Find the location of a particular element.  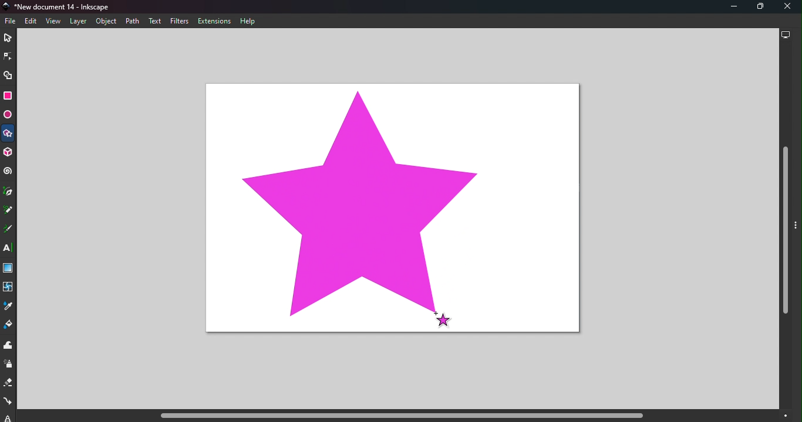

Filters is located at coordinates (180, 21).